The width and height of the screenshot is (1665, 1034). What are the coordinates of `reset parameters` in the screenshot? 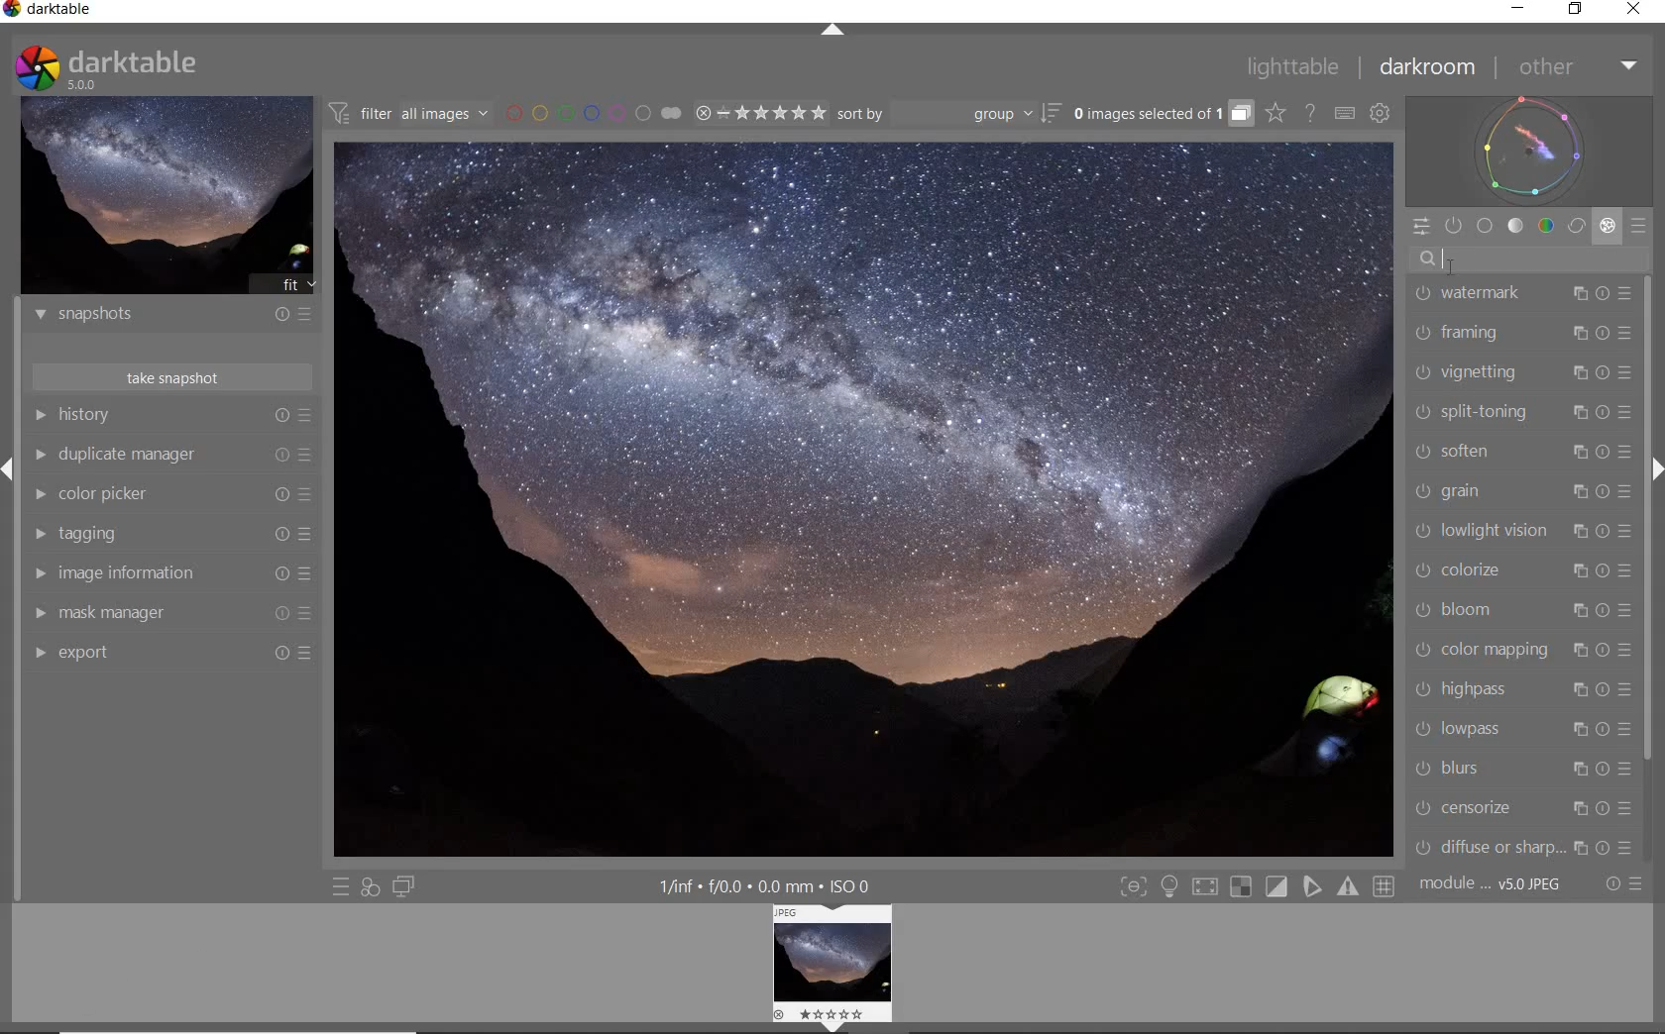 It's located at (1602, 769).